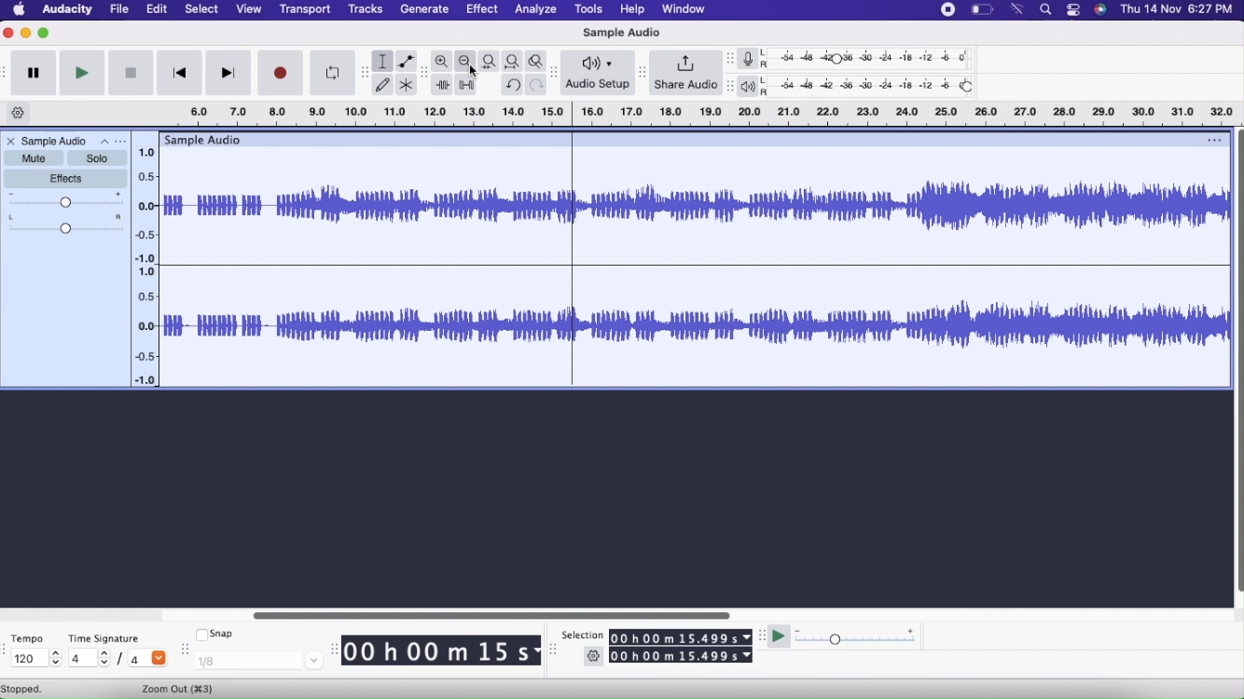 This screenshot has height=699, width=1244. What do you see at coordinates (382, 86) in the screenshot?
I see `Draw Tool` at bounding box center [382, 86].